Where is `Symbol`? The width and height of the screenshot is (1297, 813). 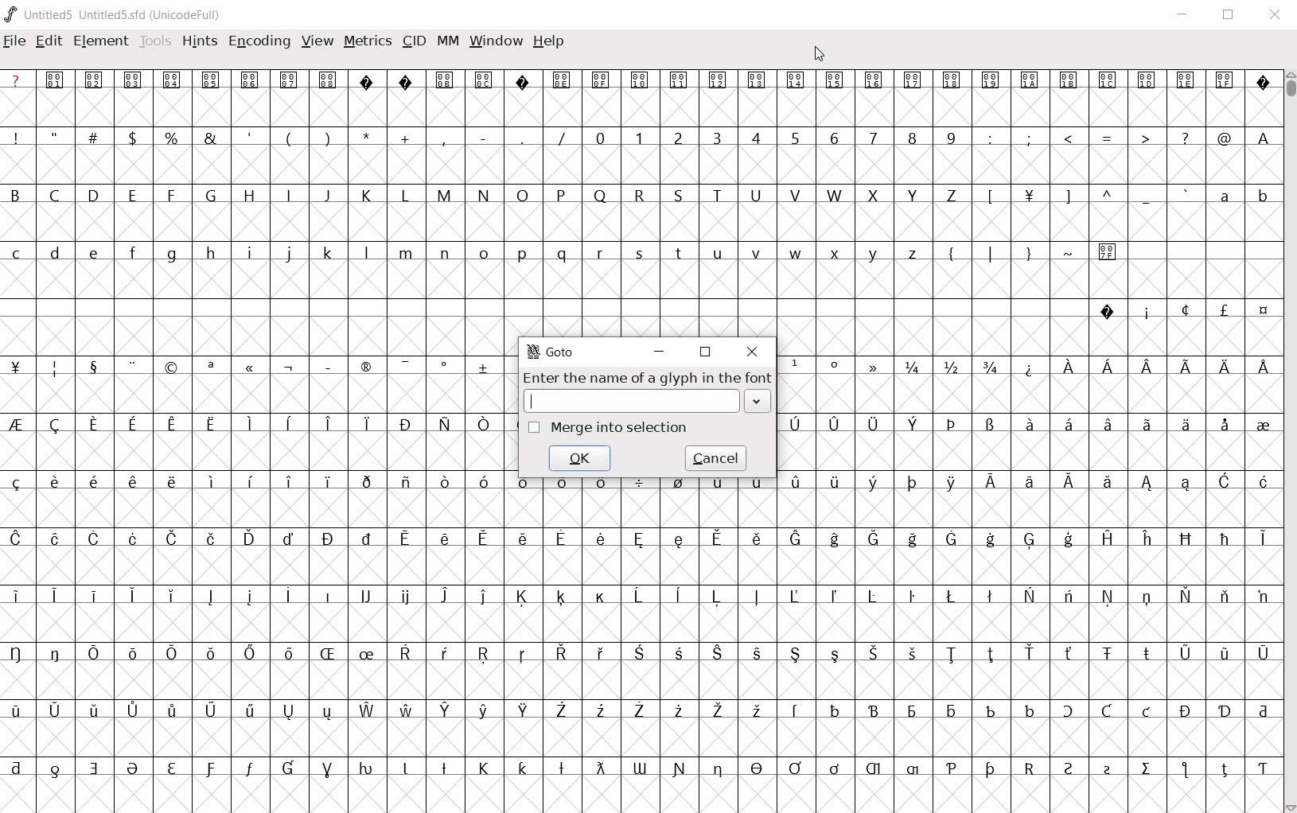
Symbol is located at coordinates (758, 711).